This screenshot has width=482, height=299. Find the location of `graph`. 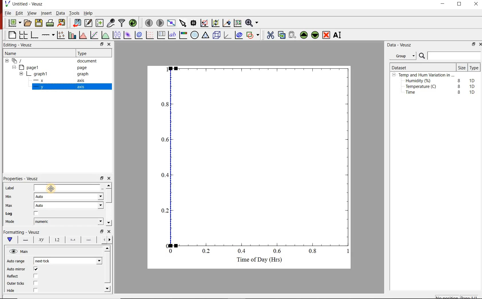

graph is located at coordinates (83, 74).